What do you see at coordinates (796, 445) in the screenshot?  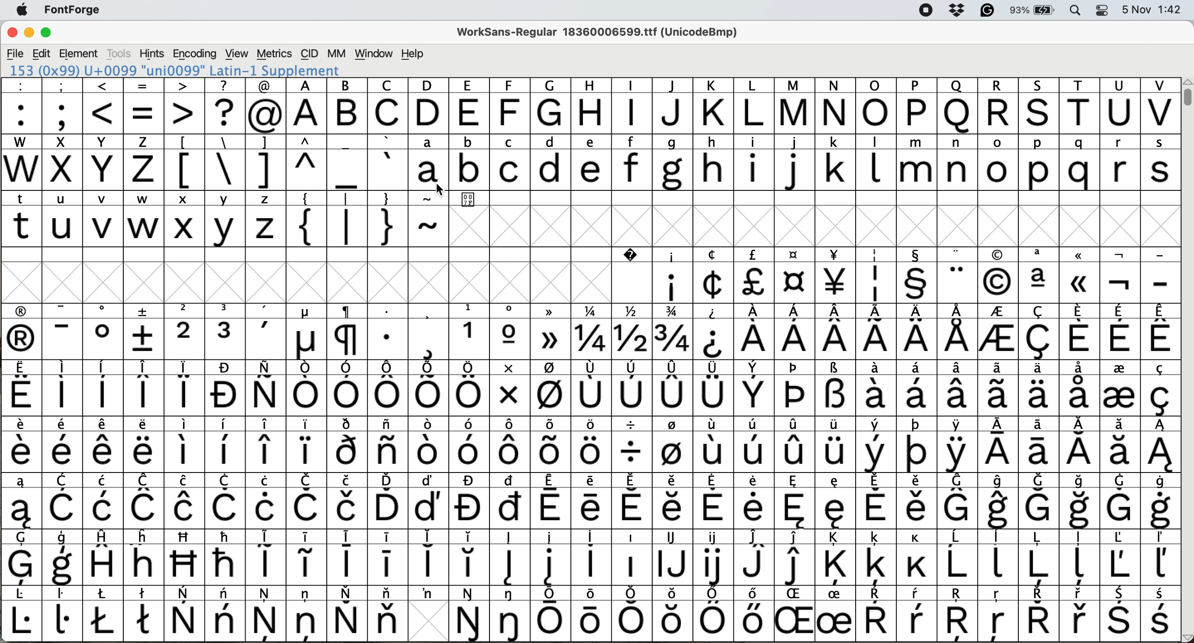 I see `symbol` at bounding box center [796, 445].